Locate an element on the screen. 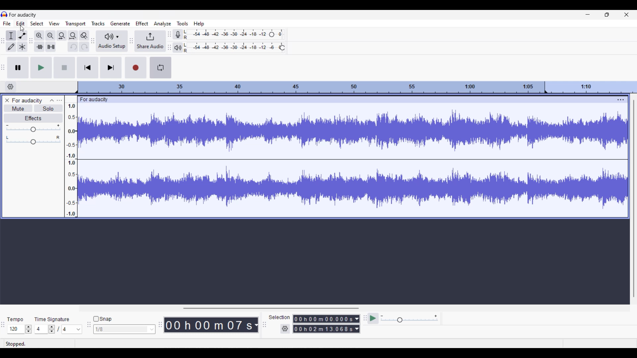 This screenshot has height=358, width=637. Enable looping is located at coordinates (161, 68).